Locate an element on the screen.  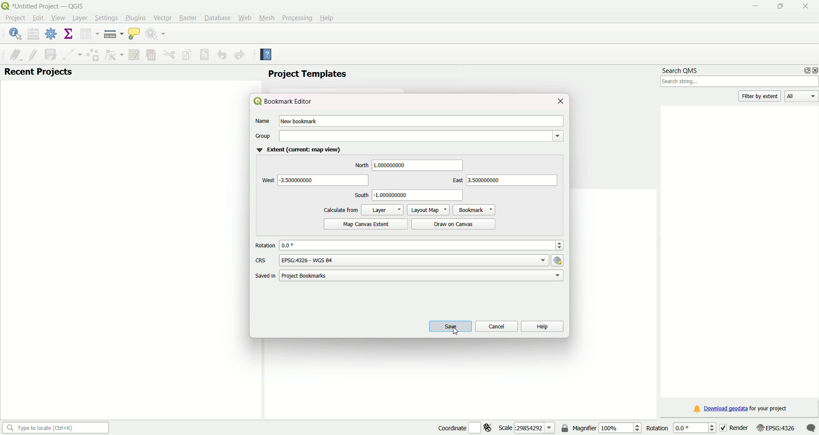
search QMS is located at coordinates (681, 69).